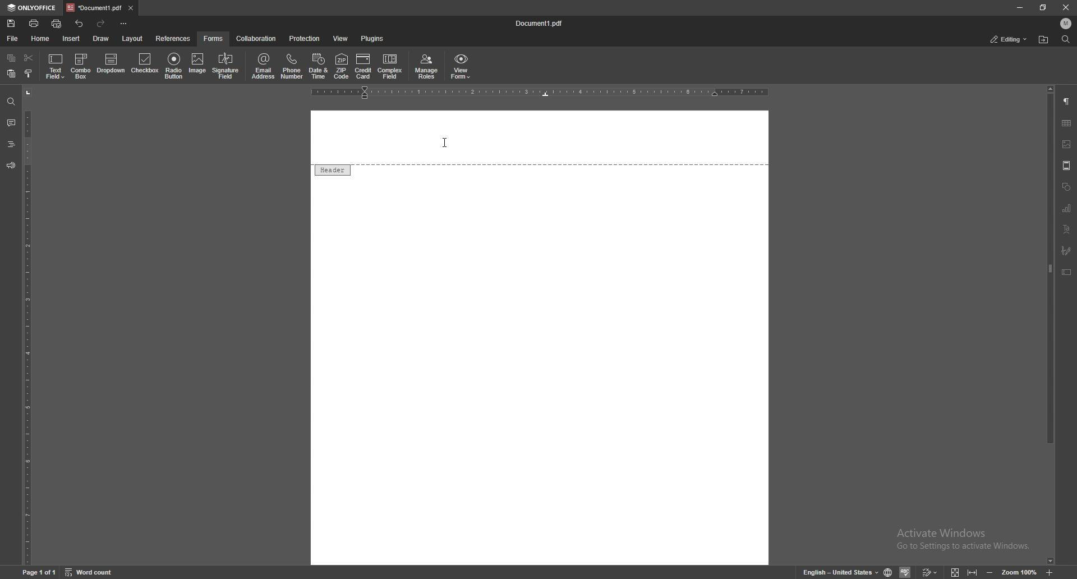 This screenshot has width=1077, height=579. What do you see at coordinates (989, 572) in the screenshot?
I see `zoom out` at bounding box center [989, 572].